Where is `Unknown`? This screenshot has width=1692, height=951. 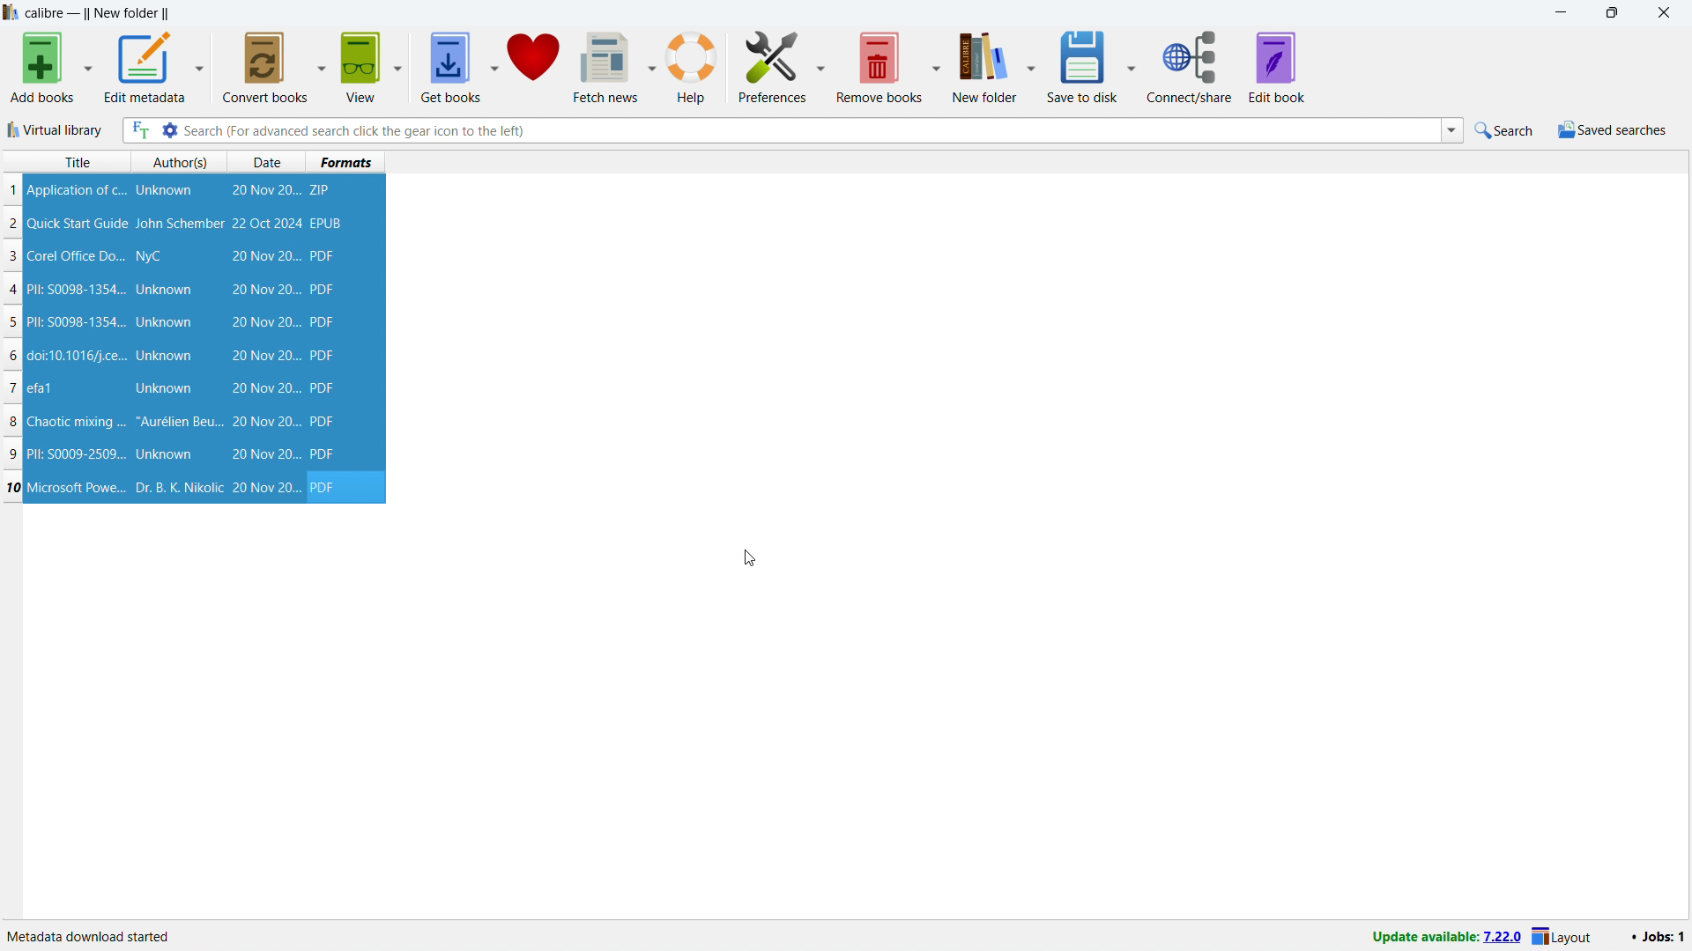
Unknown is located at coordinates (166, 356).